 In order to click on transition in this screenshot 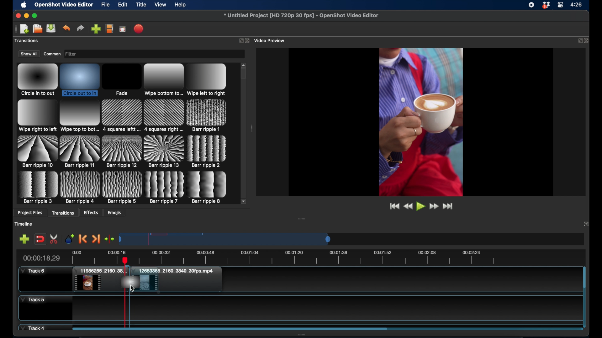, I will do `click(121, 80)`.